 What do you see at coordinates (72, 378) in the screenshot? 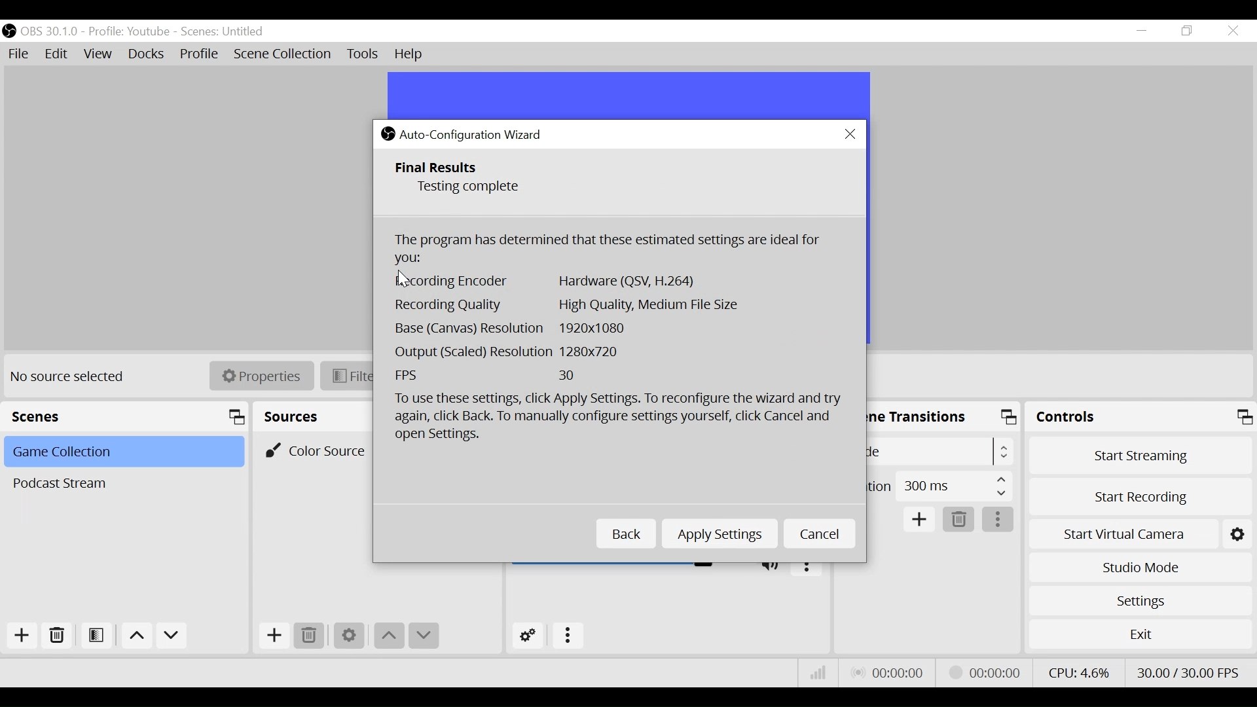
I see `No source Selected` at bounding box center [72, 378].